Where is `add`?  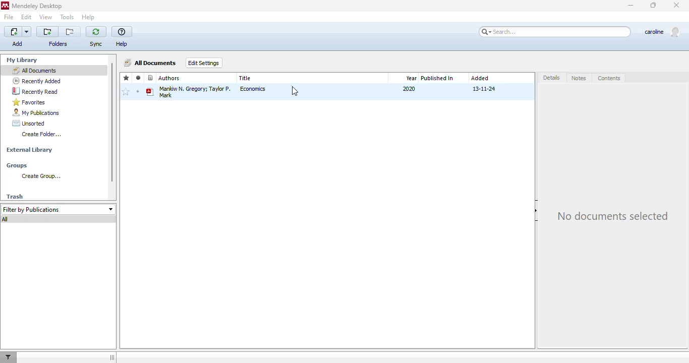
add is located at coordinates (18, 43).